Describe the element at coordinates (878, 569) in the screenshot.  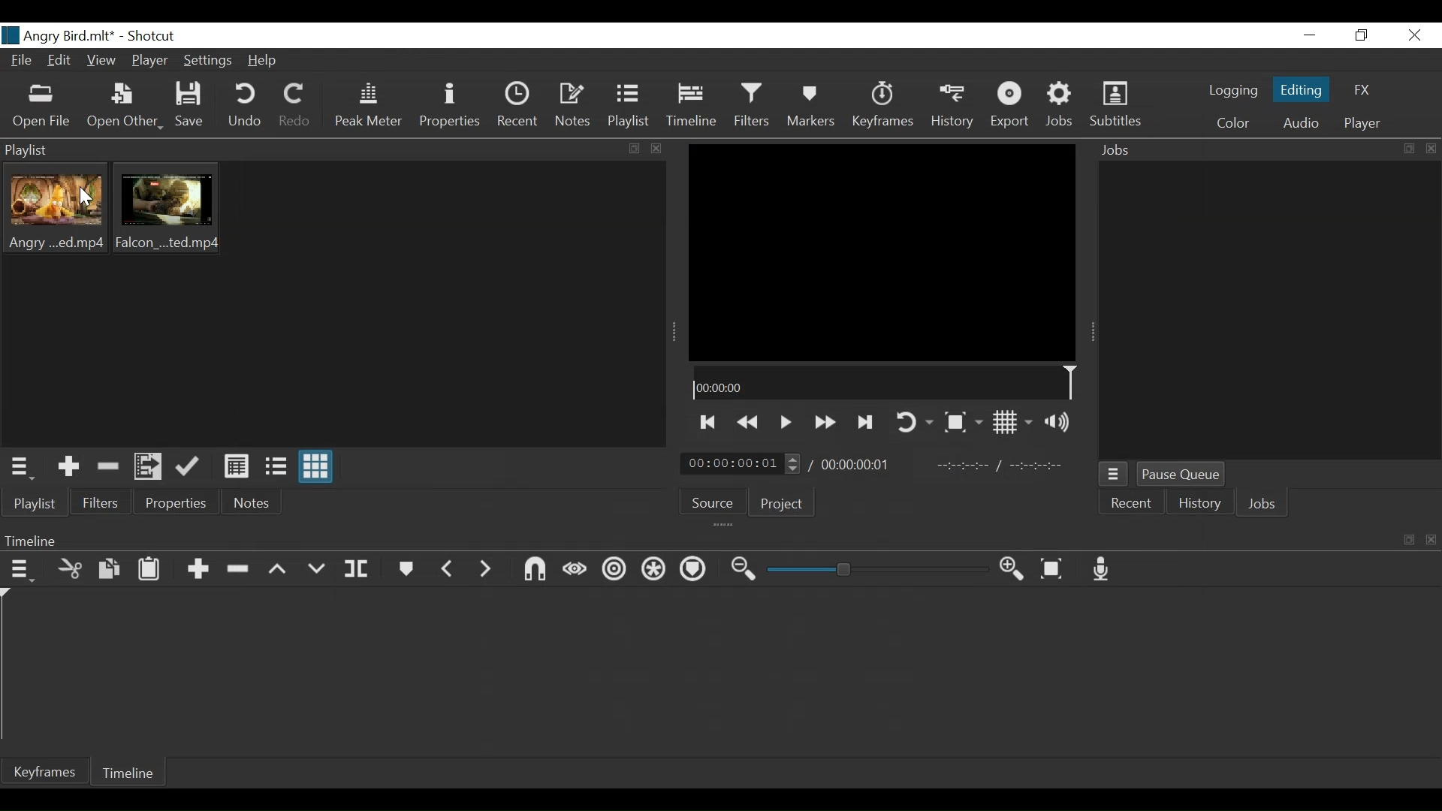
I see `Zoom slider` at that location.